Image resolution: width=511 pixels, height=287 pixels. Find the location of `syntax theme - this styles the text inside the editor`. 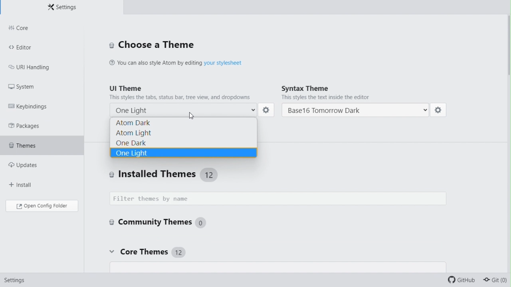

syntax theme - this styles the text inside the editor is located at coordinates (358, 92).